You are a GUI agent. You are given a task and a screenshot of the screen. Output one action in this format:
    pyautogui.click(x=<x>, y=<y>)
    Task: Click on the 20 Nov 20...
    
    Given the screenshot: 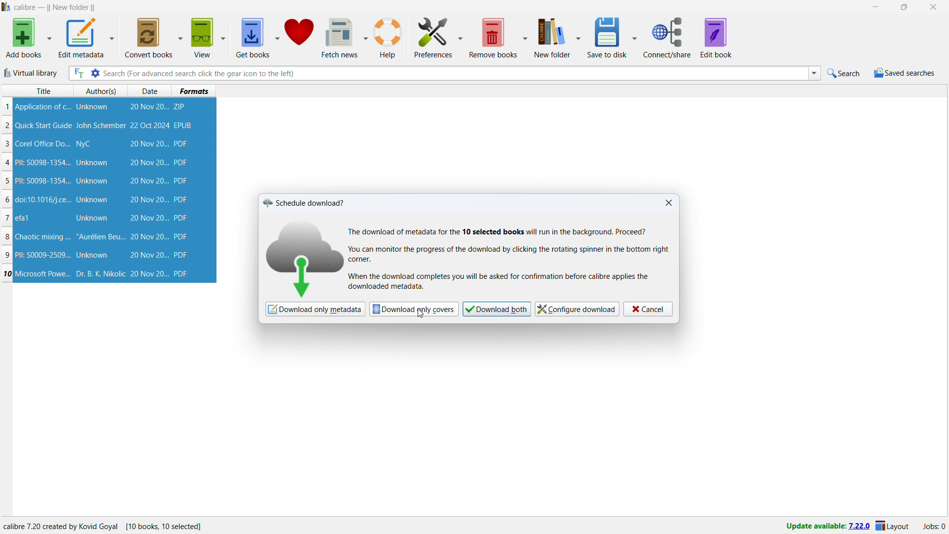 What is the action you would take?
    pyautogui.click(x=149, y=144)
    